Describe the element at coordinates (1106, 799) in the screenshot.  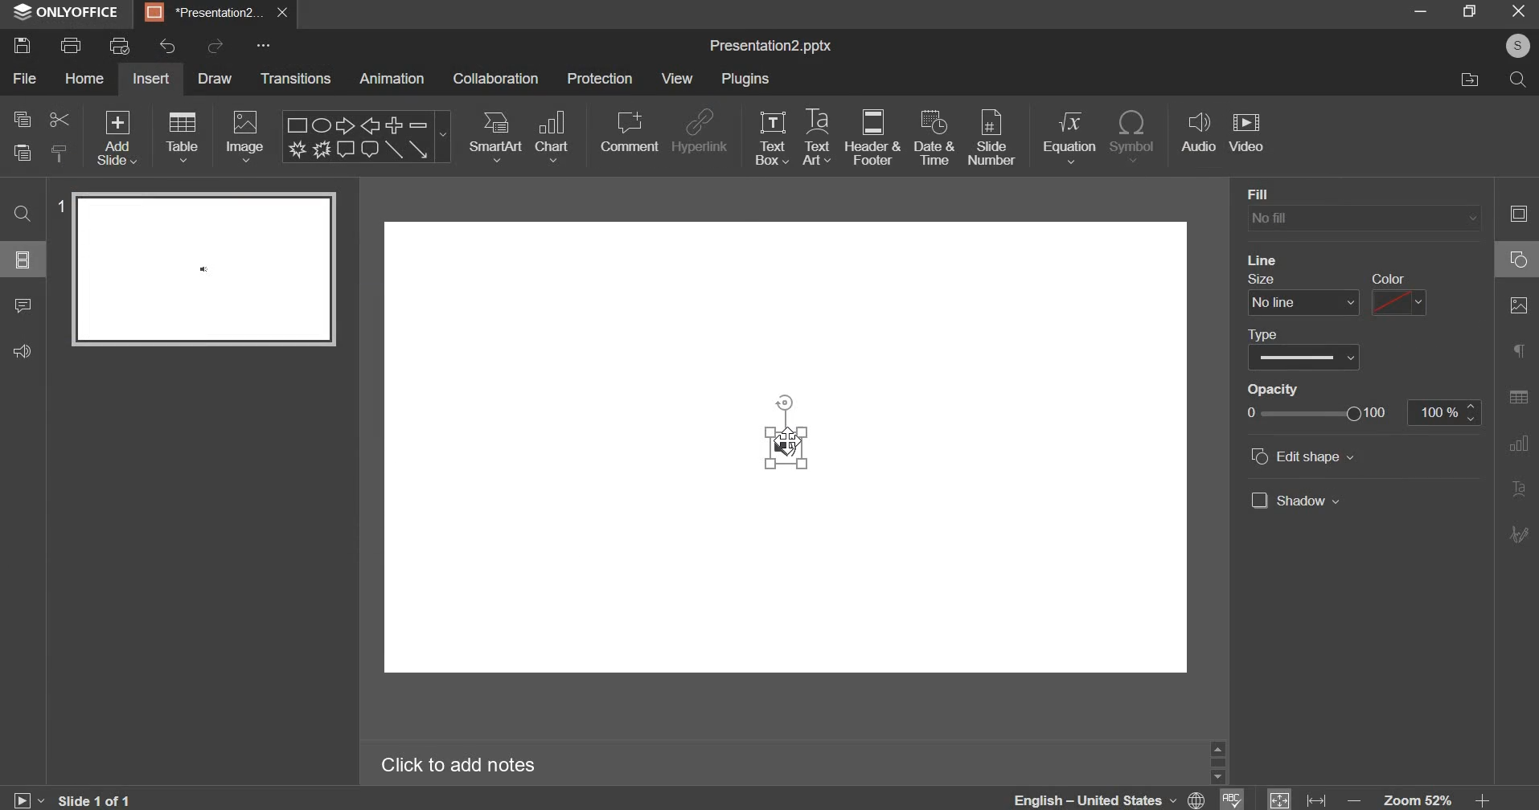
I see `language` at that location.